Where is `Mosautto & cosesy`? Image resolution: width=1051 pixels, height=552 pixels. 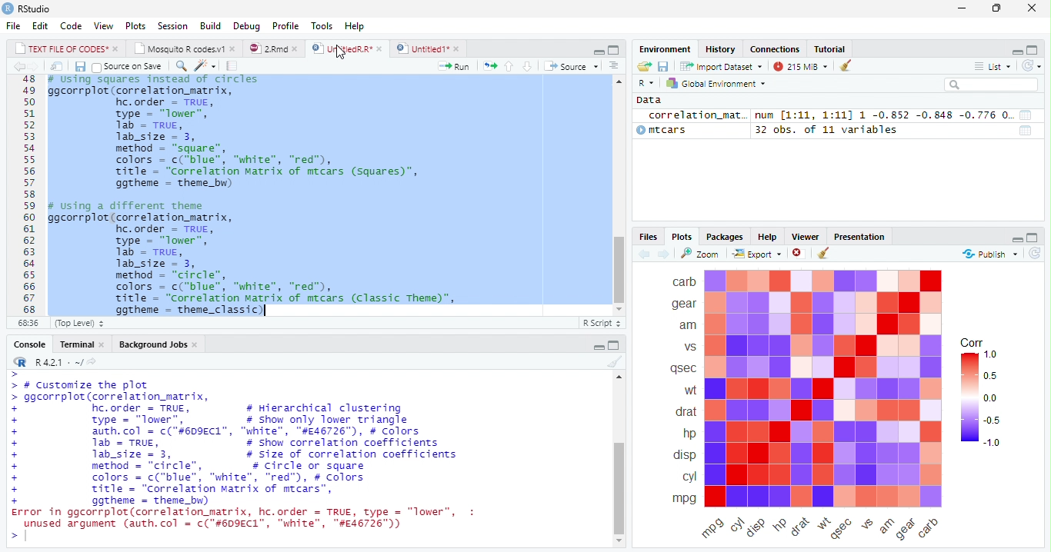
Mosautto & cosesy is located at coordinates (188, 49).